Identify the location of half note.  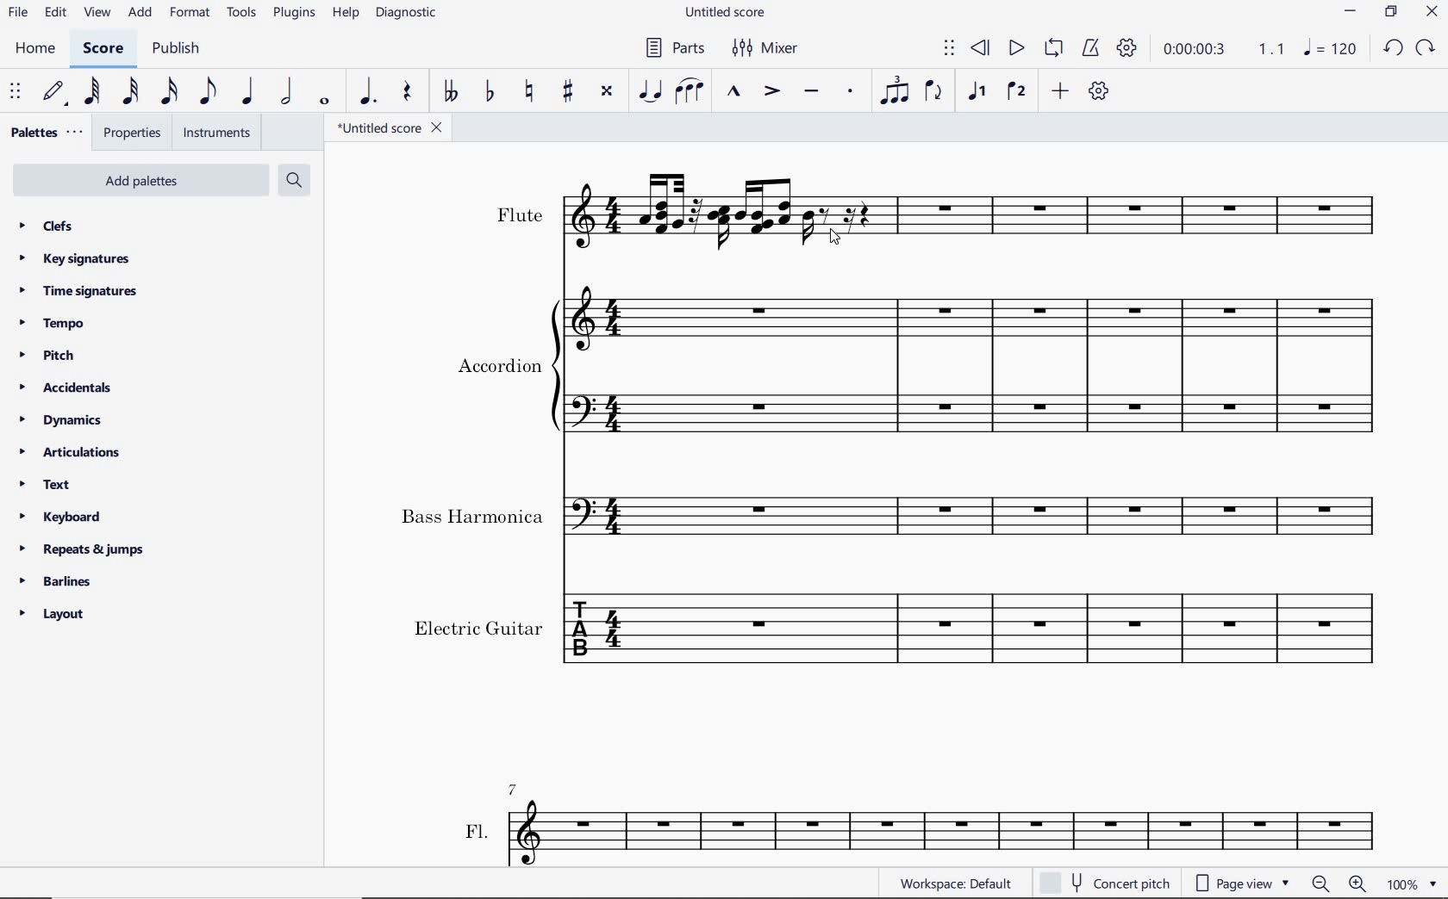
(286, 92).